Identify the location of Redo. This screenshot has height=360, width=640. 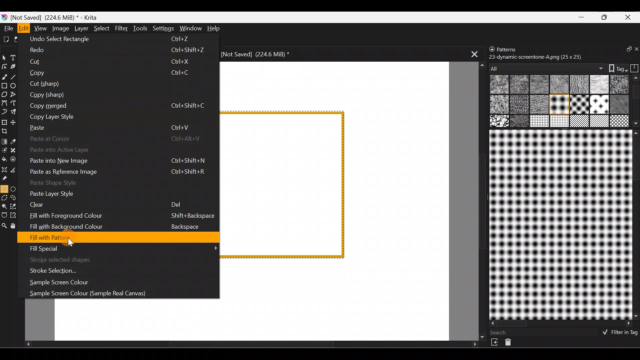
(116, 52).